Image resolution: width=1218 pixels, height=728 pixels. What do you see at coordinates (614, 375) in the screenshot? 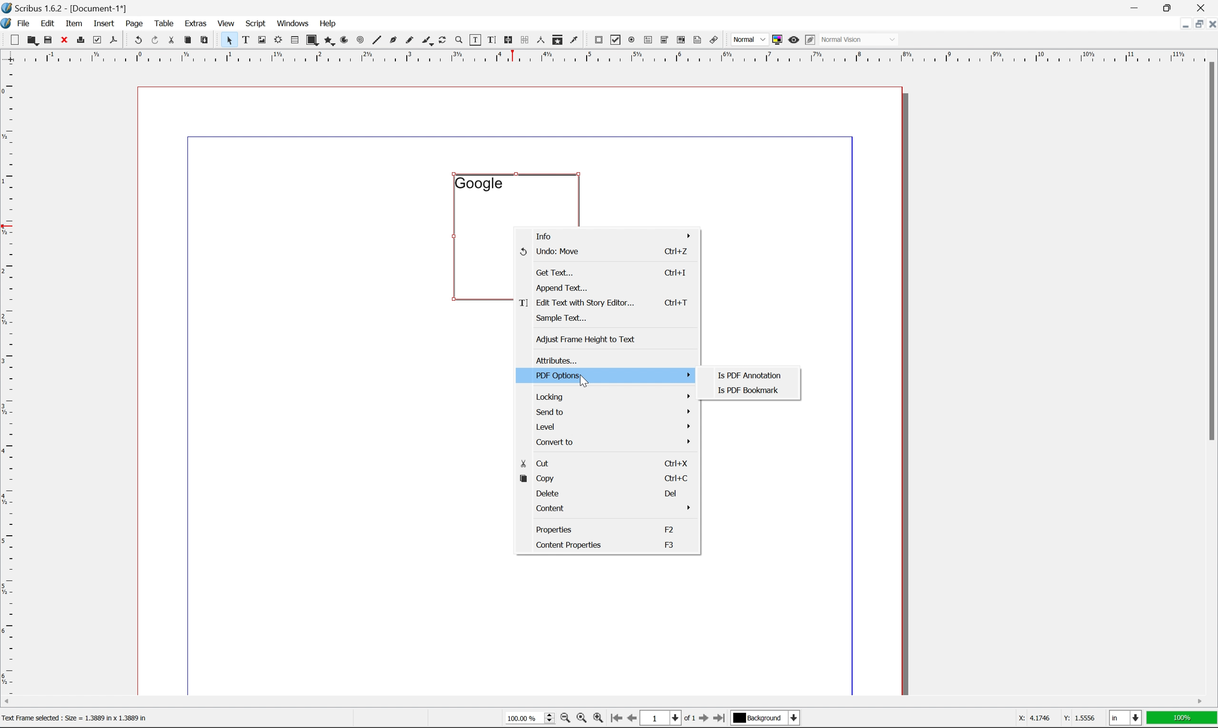
I see `pdf options` at bounding box center [614, 375].